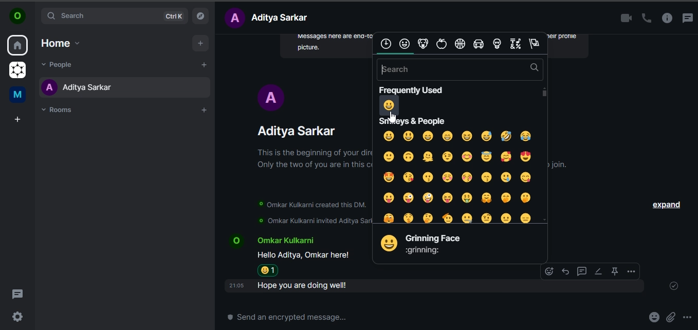 The image size is (698, 330). Describe the element at coordinates (385, 44) in the screenshot. I see `frequently used` at that location.